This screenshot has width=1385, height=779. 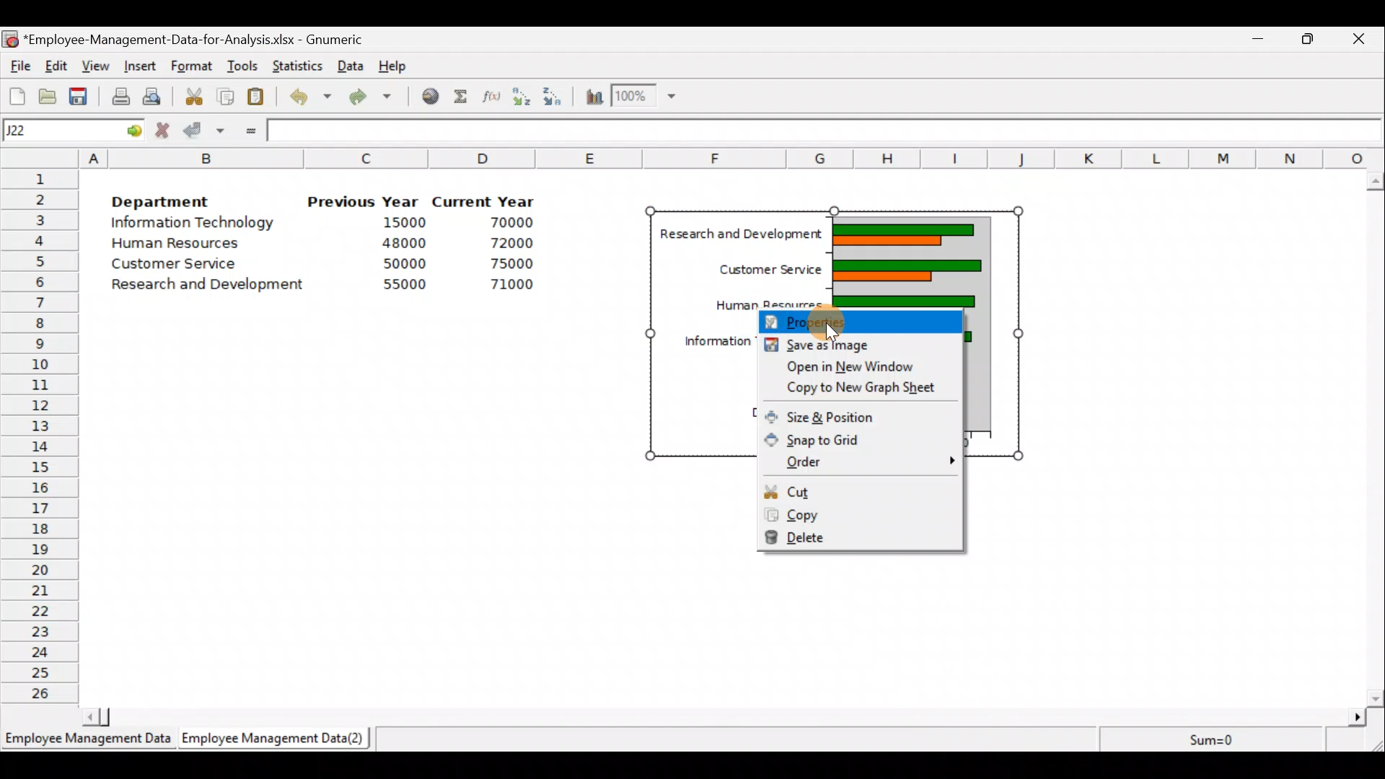 What do you see at coordinates (515, 241) in the screenshot?
I see `72000` at bounding box center [515, 241].